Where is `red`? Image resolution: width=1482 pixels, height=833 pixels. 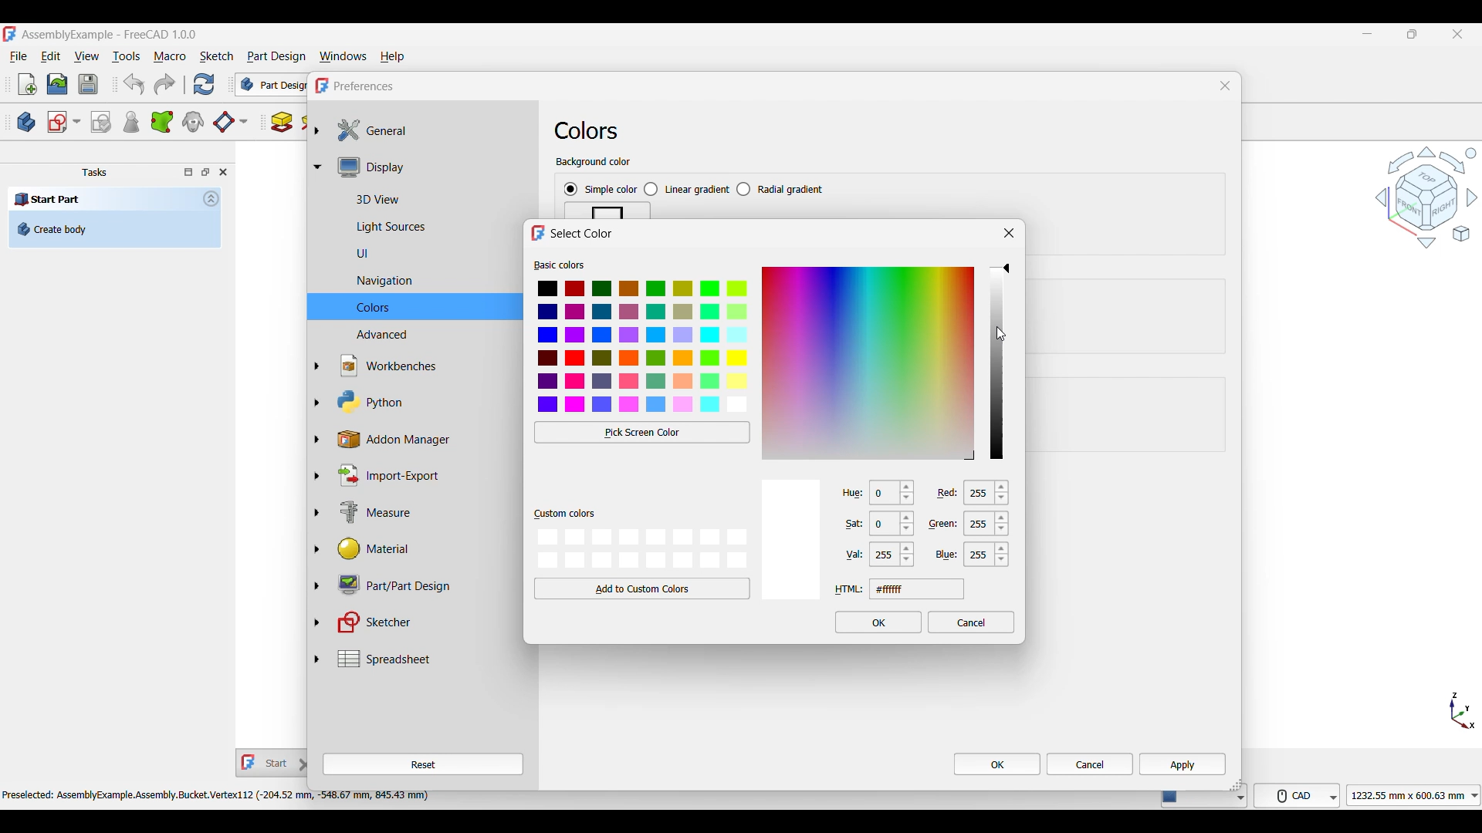 red is located at coordinates (949, 491).